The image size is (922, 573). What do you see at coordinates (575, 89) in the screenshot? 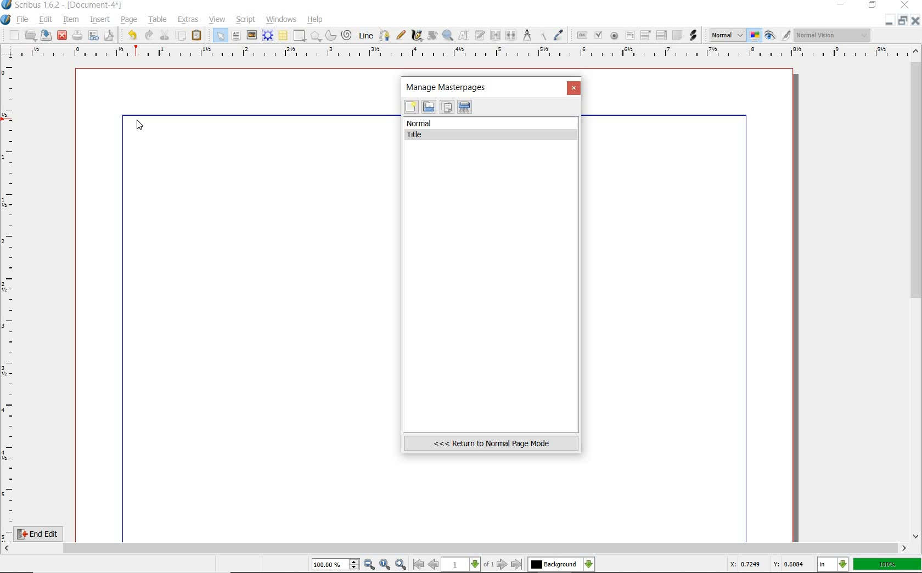
I see `close` at bounding box center [575, 89].